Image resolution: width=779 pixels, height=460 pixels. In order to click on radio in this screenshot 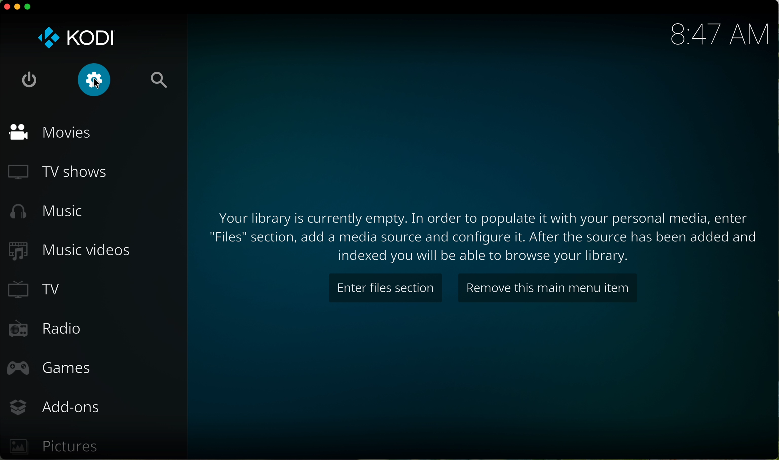, I will do `click(44, 329)`.